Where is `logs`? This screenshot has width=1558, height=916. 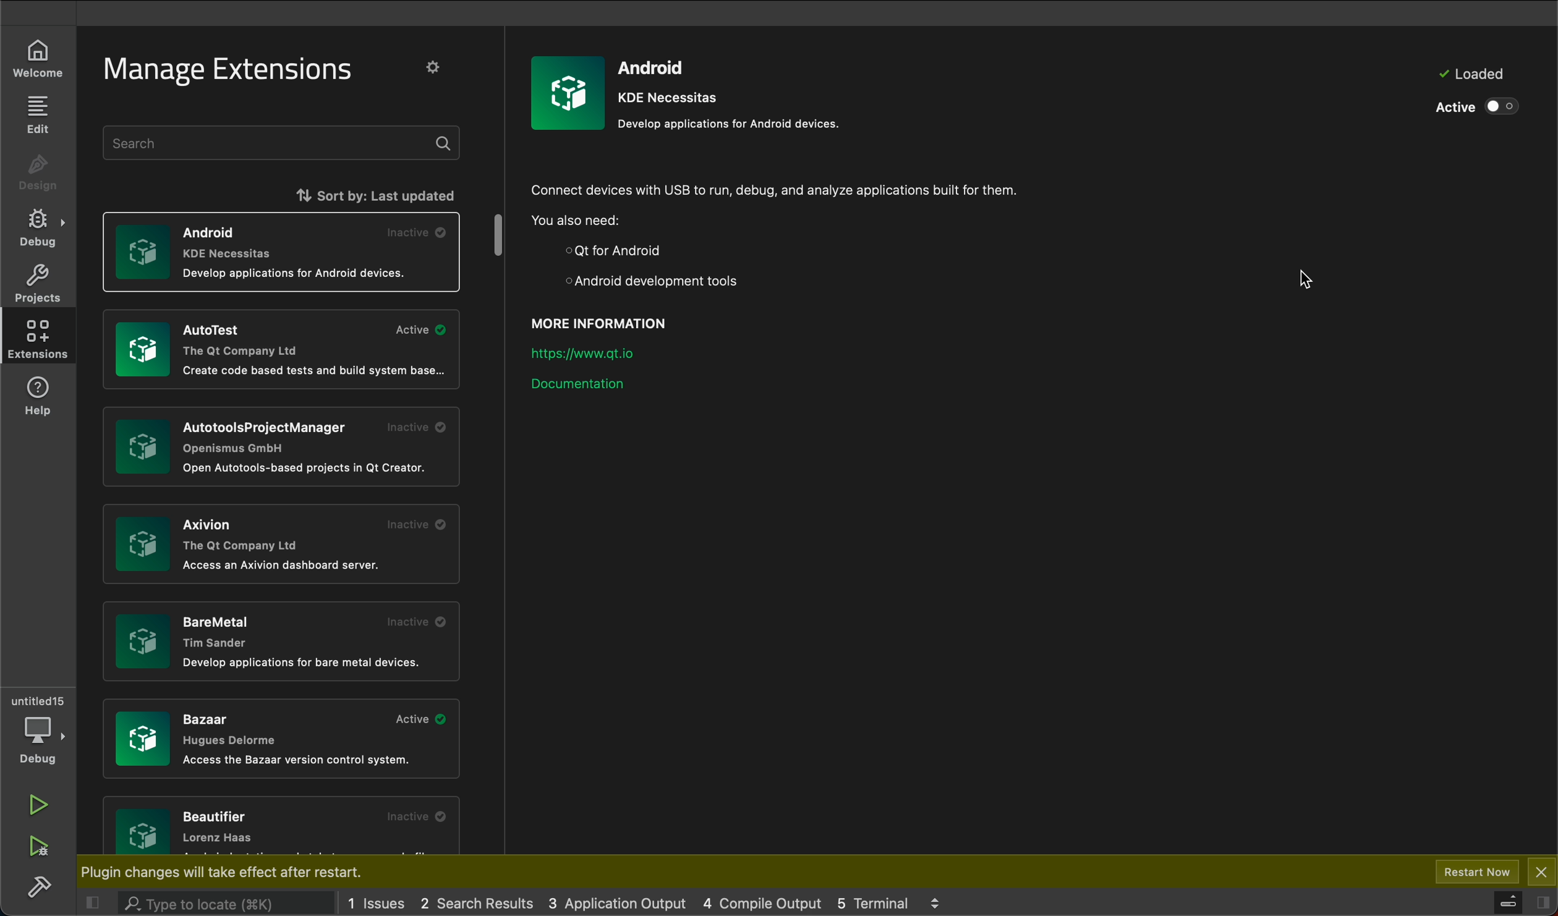
logs is located at coordinates (767, 902).